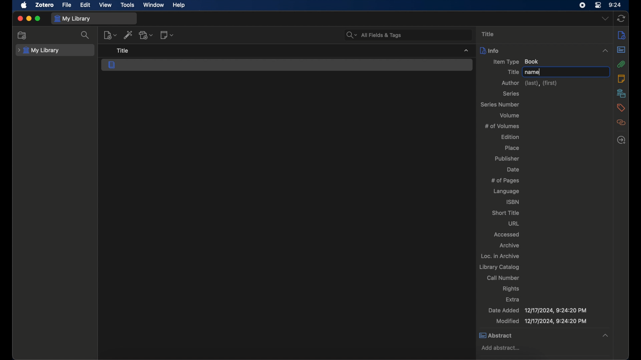 The height and width of the screenshot is (360, 641). Describe the element at coordinates (127, 50) in the screenshot. I see `tooltip` at that location.